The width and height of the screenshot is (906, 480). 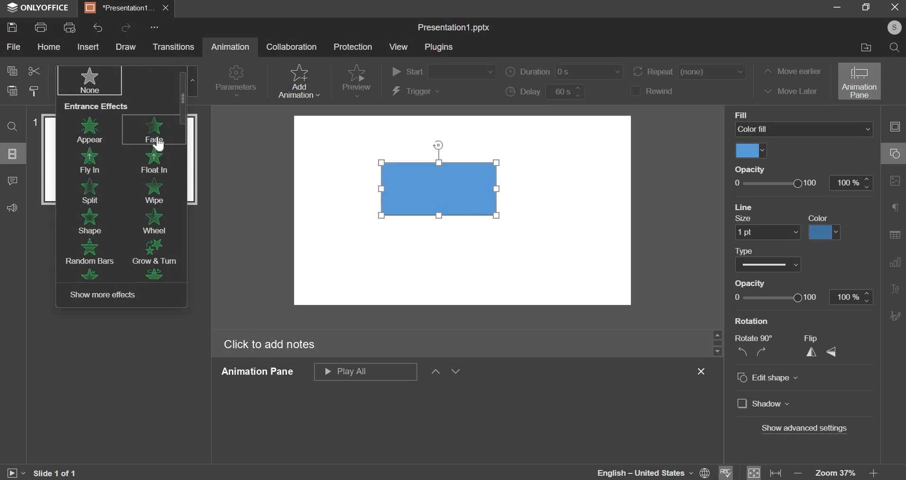 What do you see at coordinates (895, 27) in the screenshot?
I see `Profile` at bounding box center [895, 27].